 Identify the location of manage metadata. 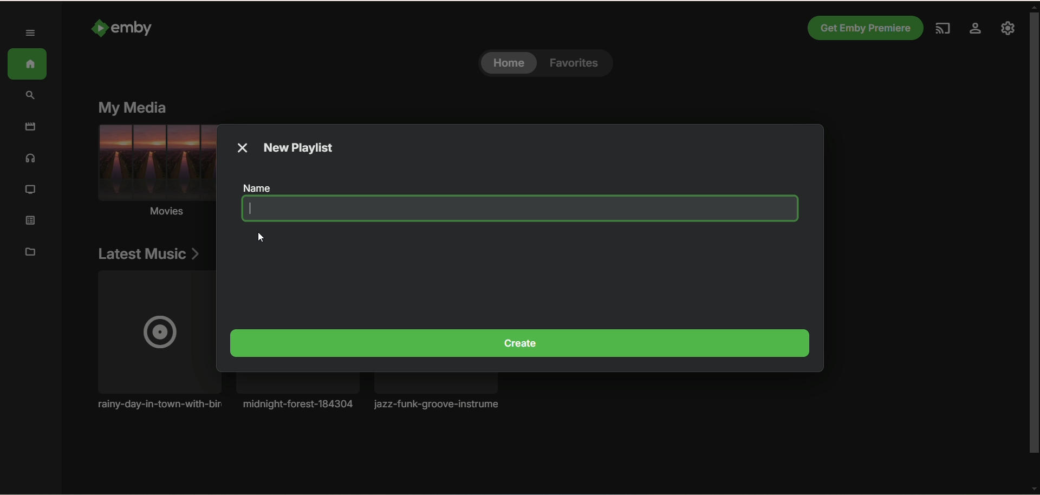
(30, 251).